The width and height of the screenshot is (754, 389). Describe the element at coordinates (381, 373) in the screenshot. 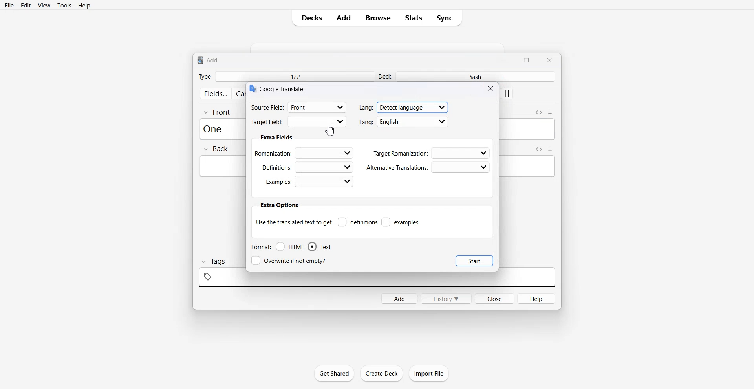

I see `Create Deck` at that location.